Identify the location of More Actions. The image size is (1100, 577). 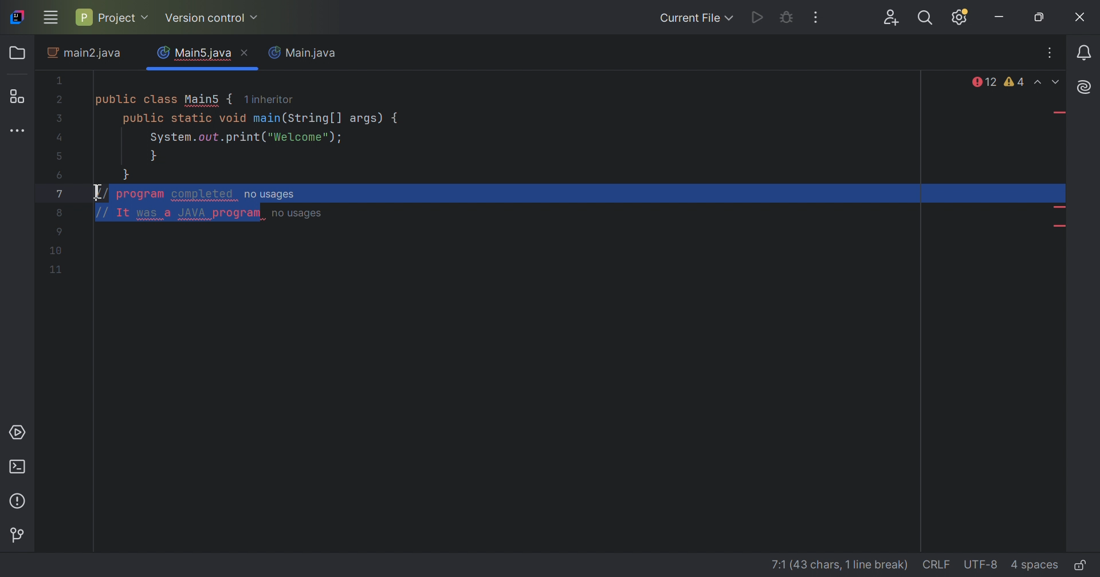
(817, 17).